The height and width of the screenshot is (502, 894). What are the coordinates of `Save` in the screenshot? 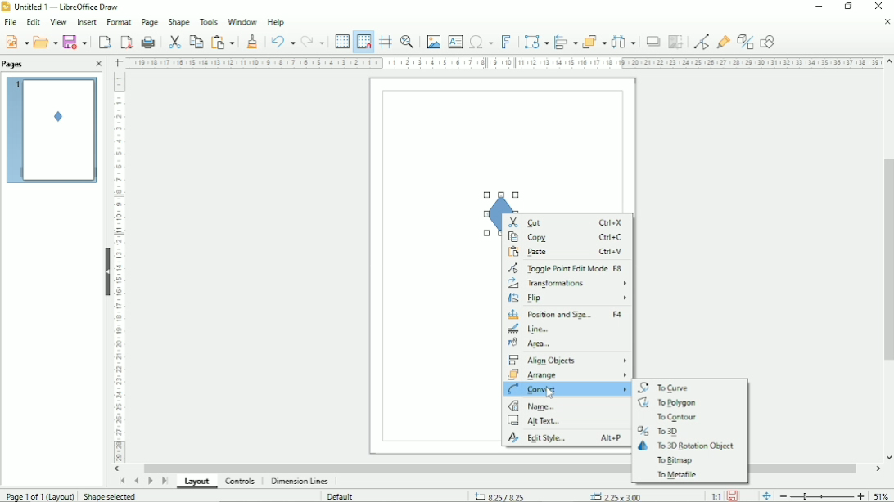 It's located at (735, 495).